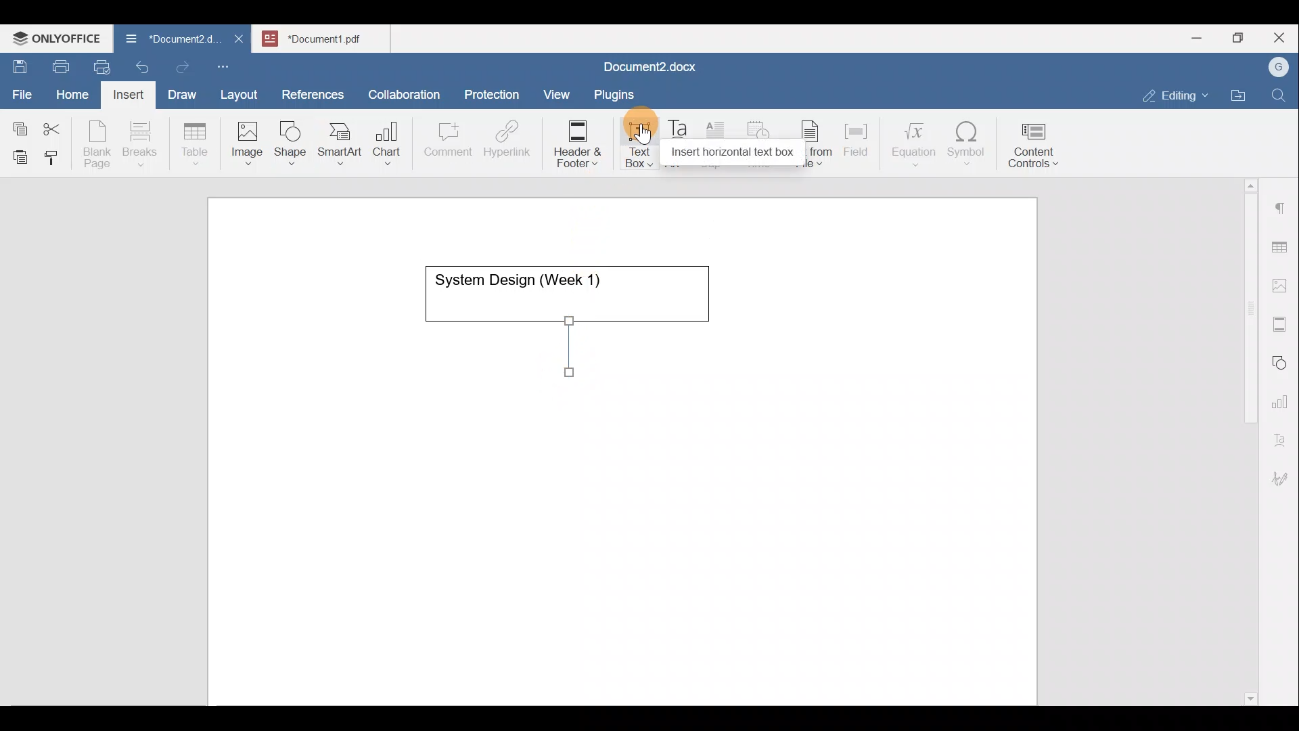 This screenshot has height=731, width=1299. Describe the element at coordinates (98, 65) in the screenshot. I see `Quick print` at that location.